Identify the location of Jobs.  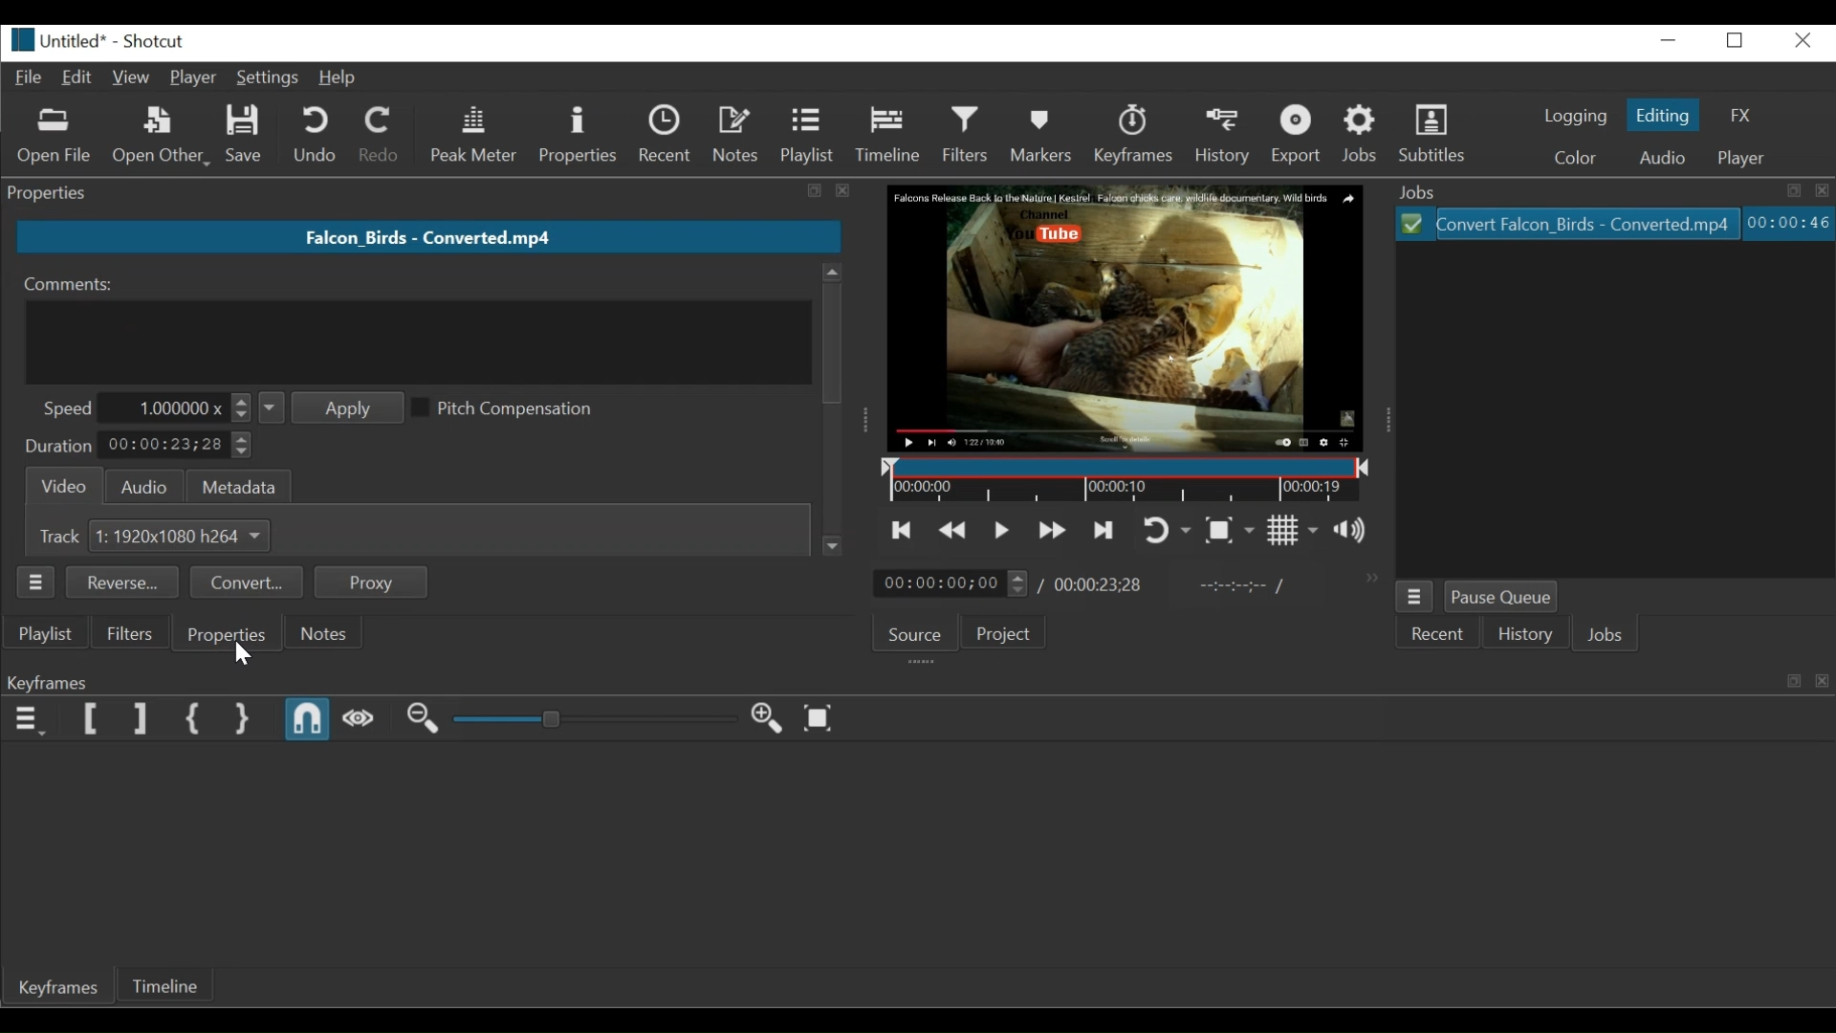
(1606, 635).